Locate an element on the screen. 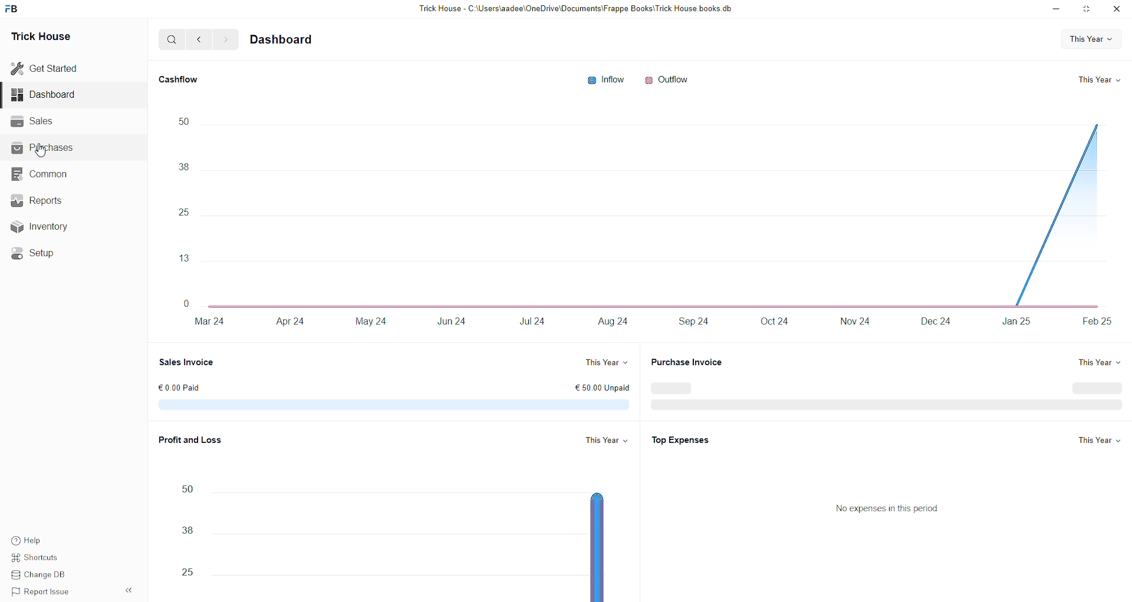 This screenshot has width=1132, height=602. This Year  is located at coordinates (1096, 78).